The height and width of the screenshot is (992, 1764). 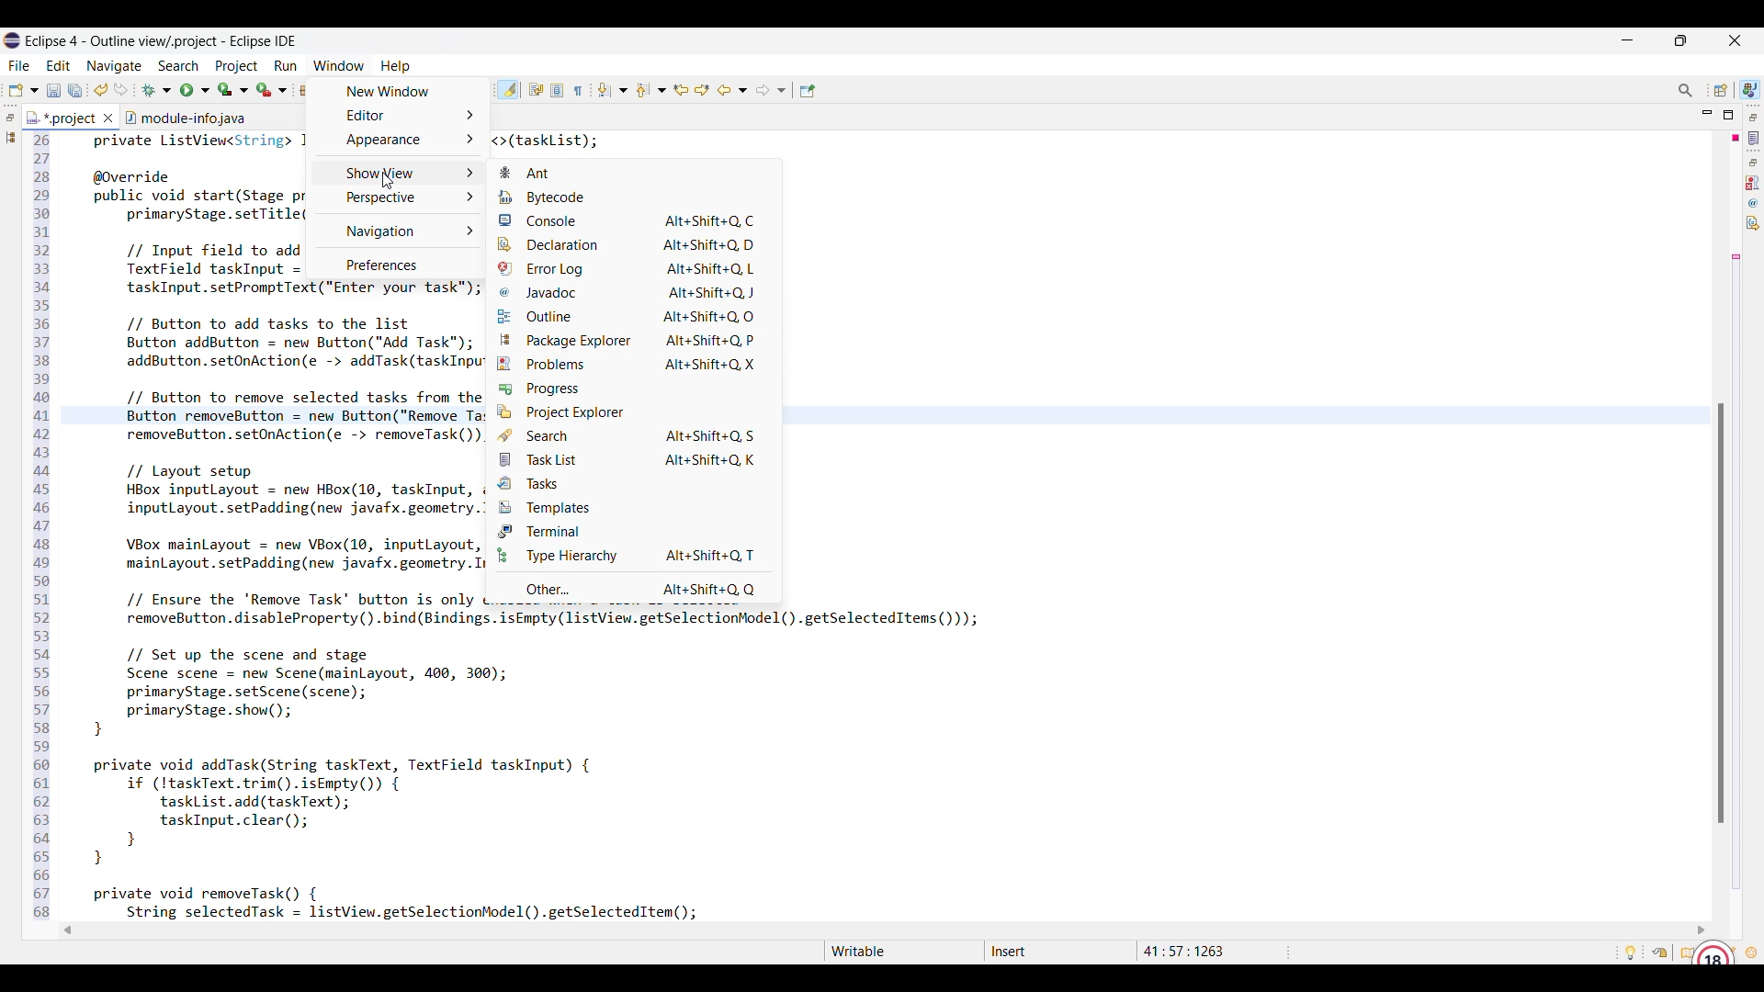 I want to click on Navigation options, so click(x=396, y=230).